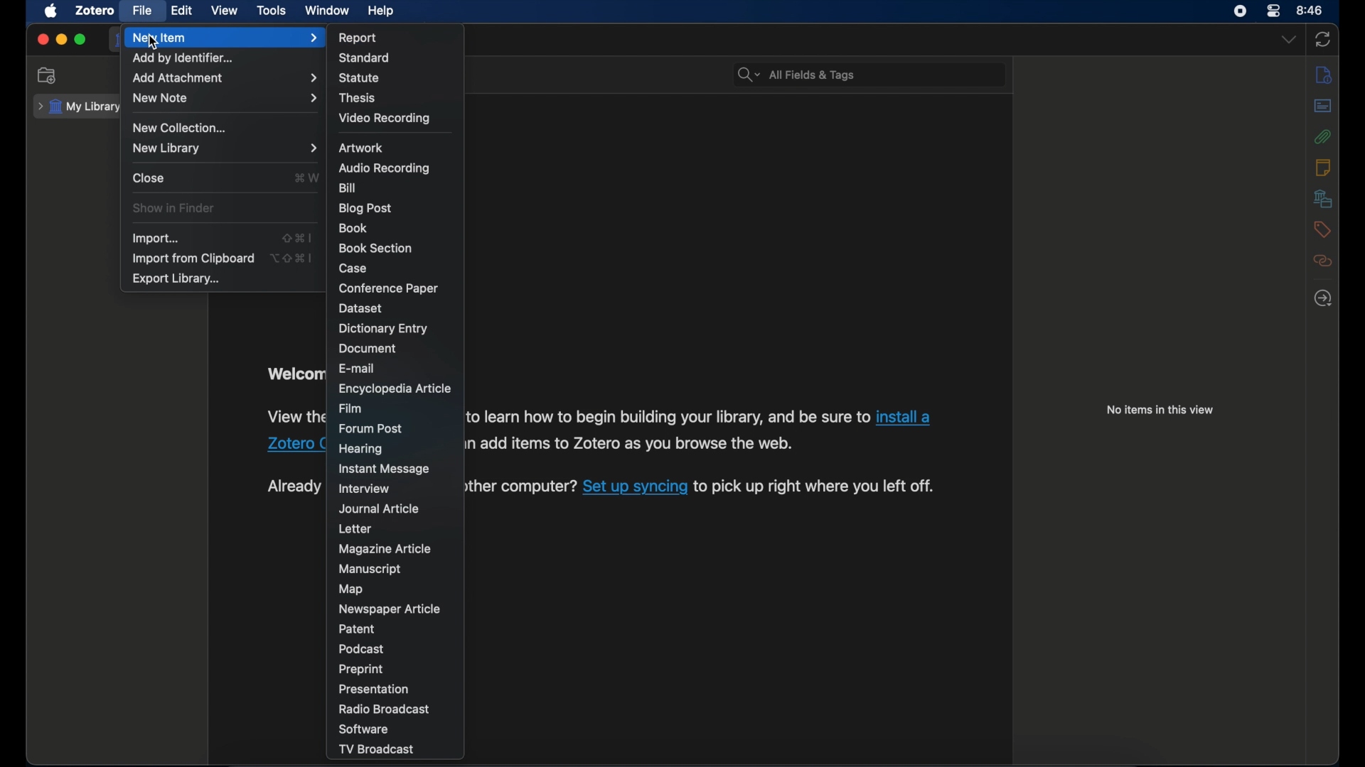  What do you see at coordinates (80, 39) in the screenshot?
I see `maximize` at bounding box center [80, 39].